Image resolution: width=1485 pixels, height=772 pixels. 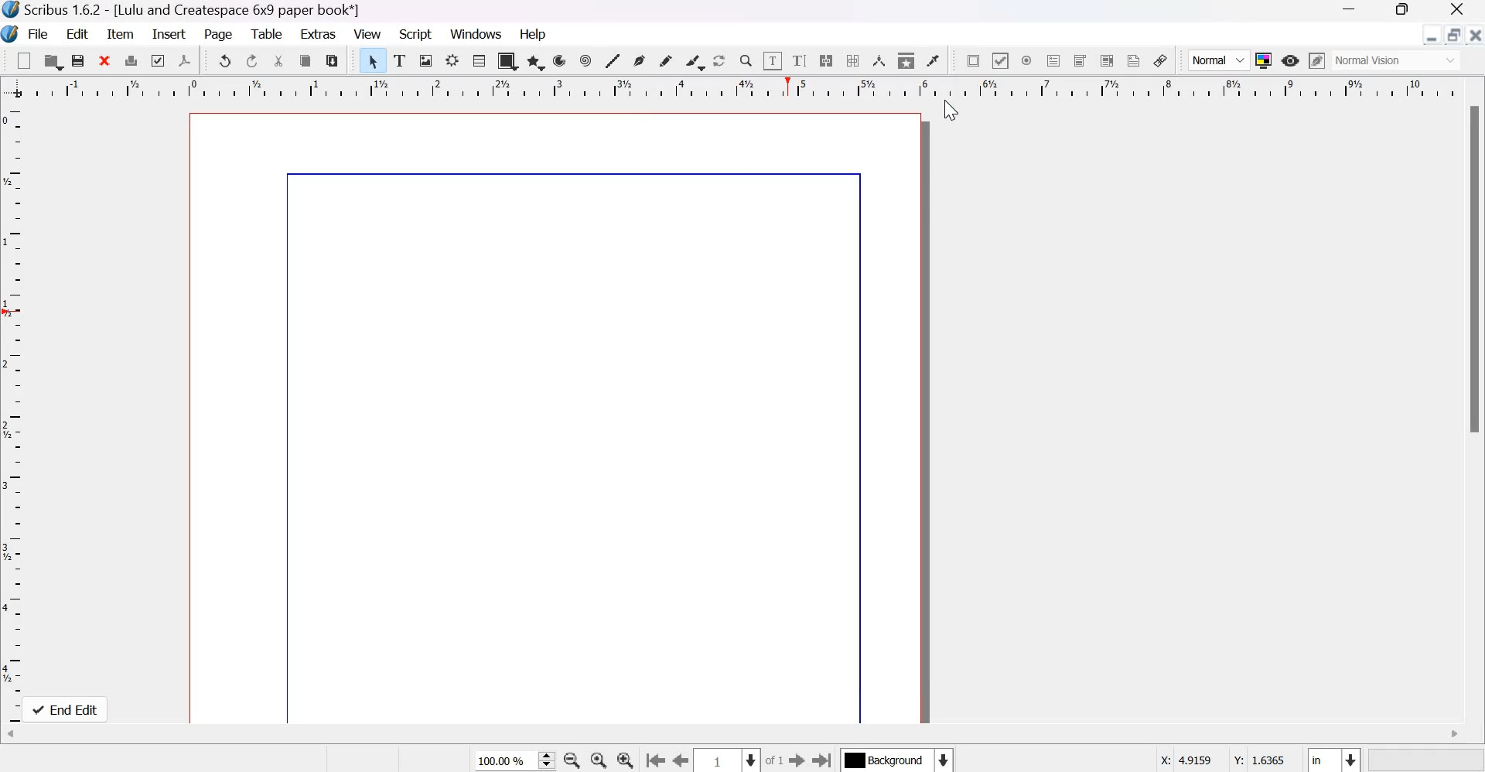 What do you see at coordinates (667, 63) in the screenshot?
I see `Freehand line` at bounding box center [667, 63].